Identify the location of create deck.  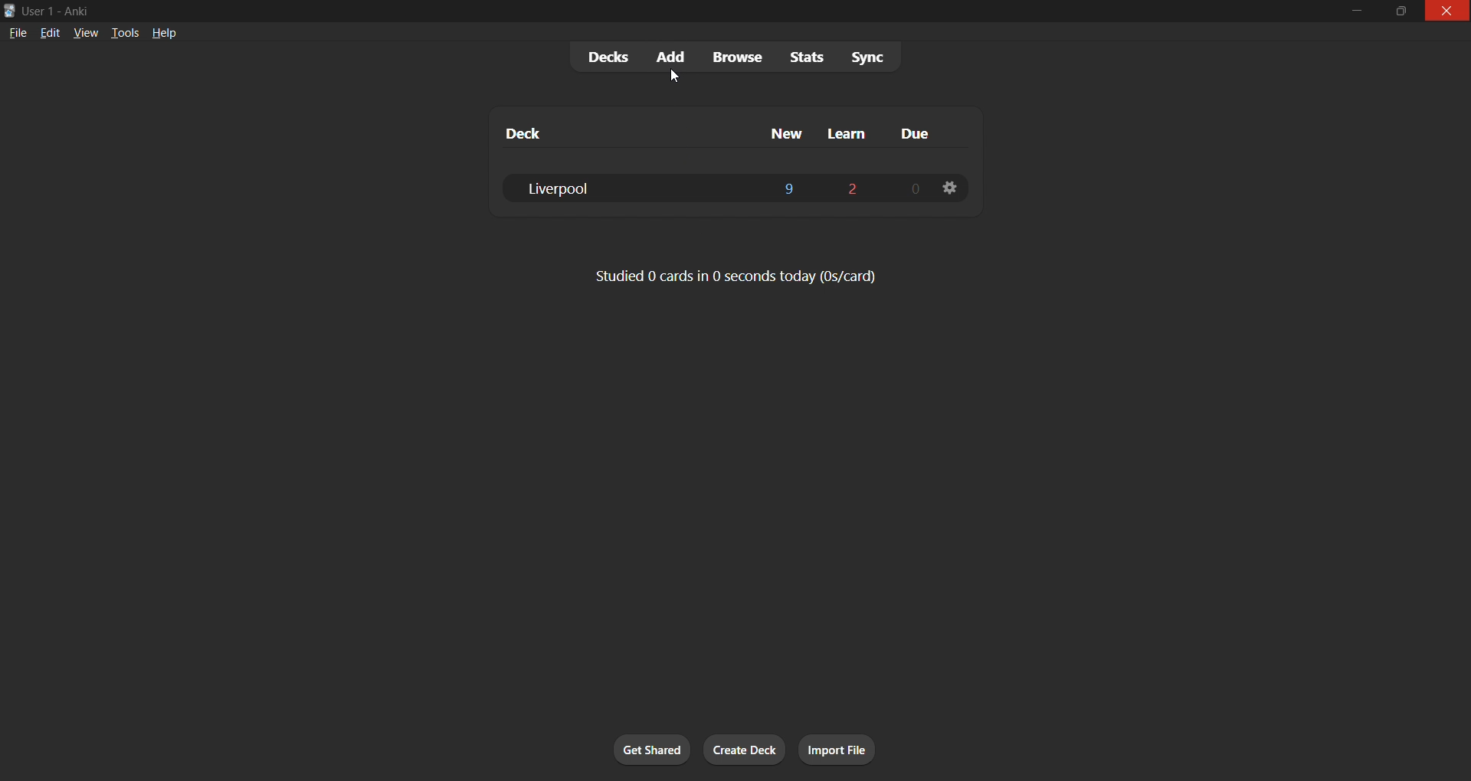
(745, 753).